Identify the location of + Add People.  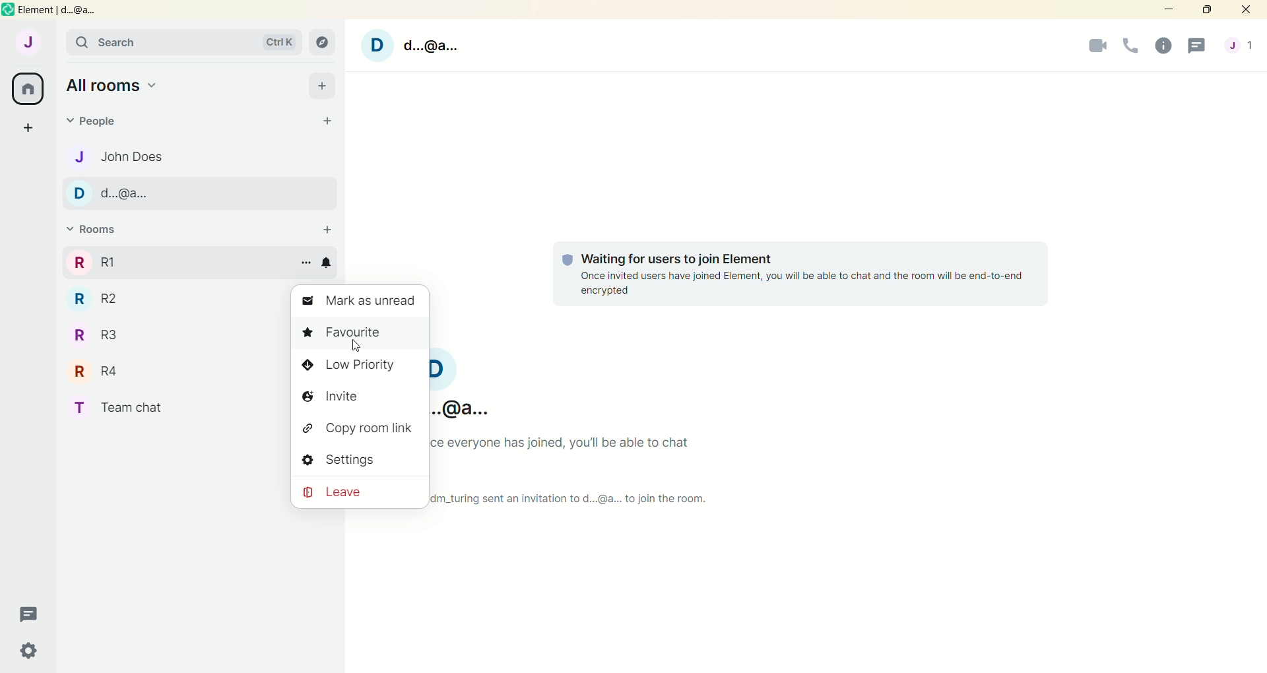
(328, 119).